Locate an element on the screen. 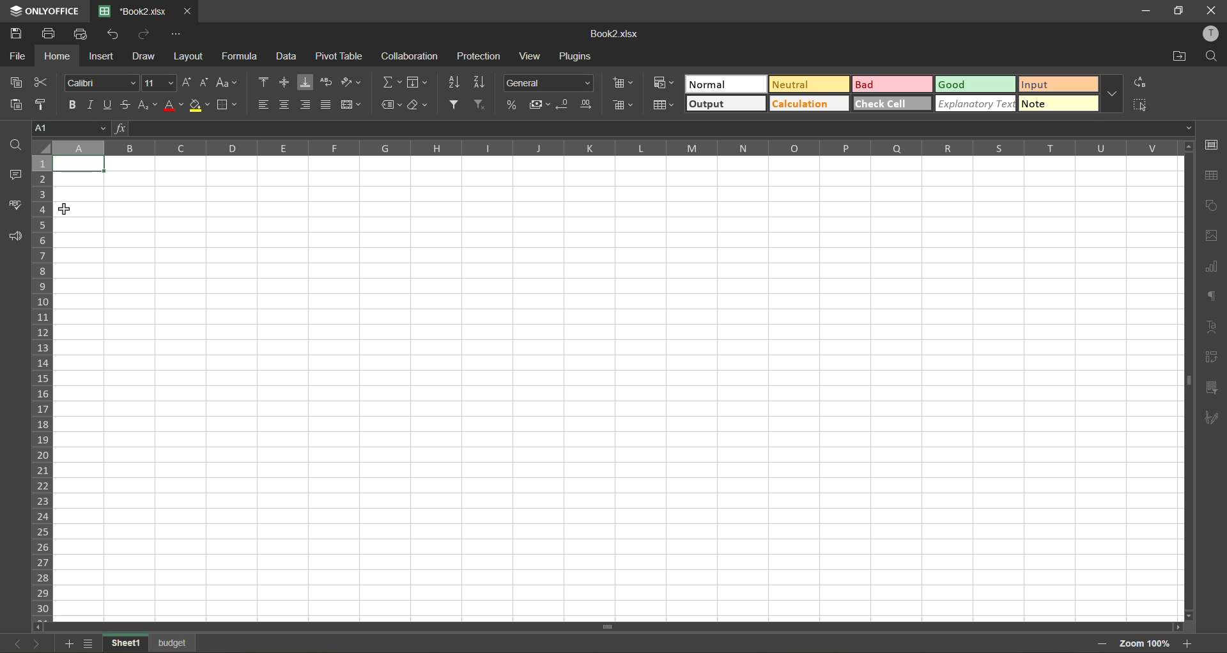 The image size is (1227, 653). file name is located at coordinates (615, 35).